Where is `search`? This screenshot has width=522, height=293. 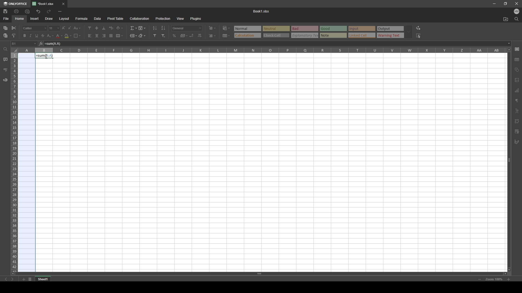 search is located at coordinates (5, 50).